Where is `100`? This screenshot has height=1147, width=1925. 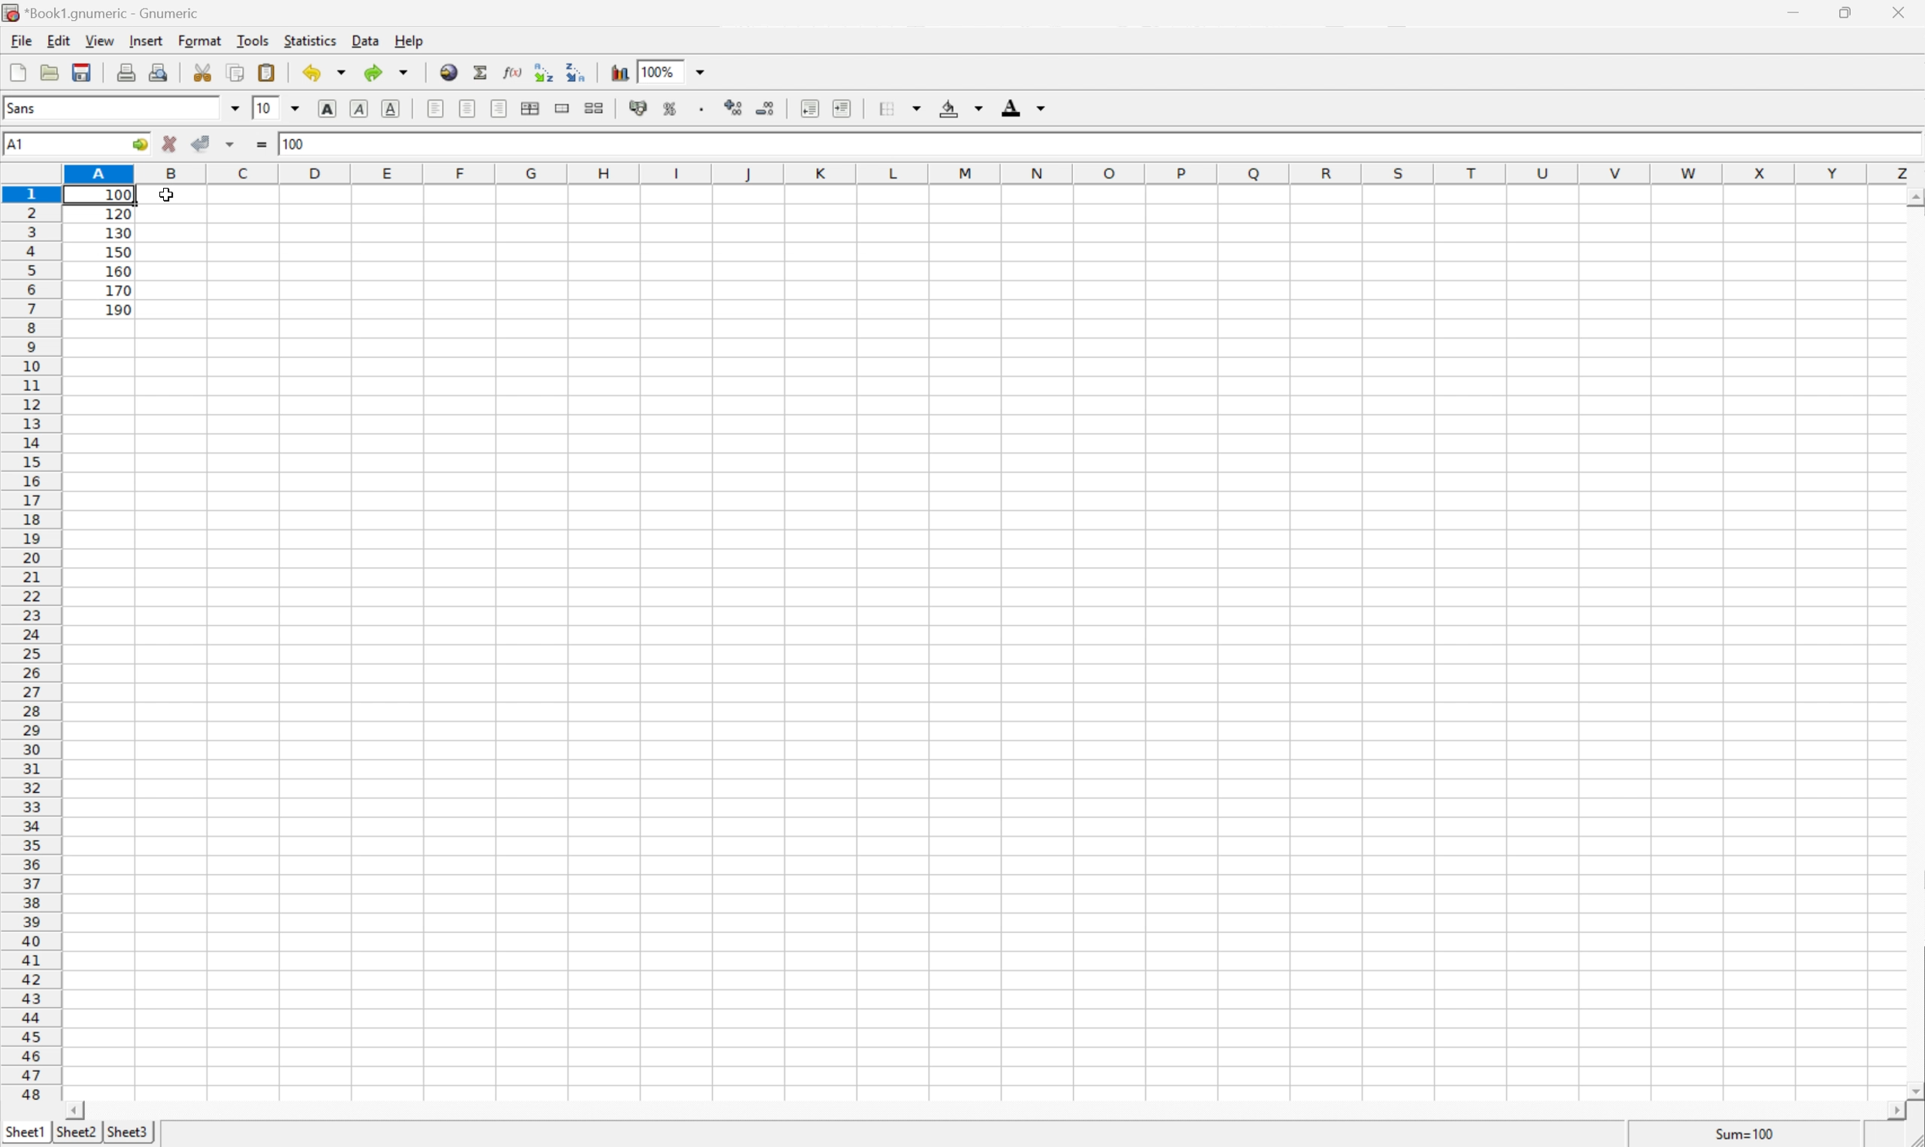 100 is located at coordinates (298, 142).